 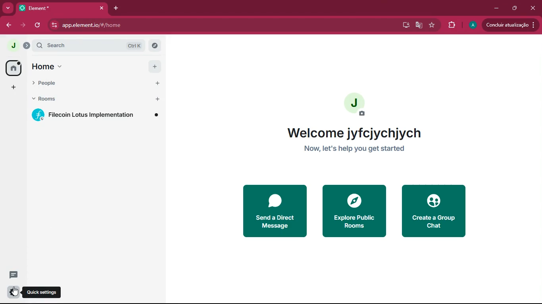 I want to click on Explore Public Rooms, so click(x=353, y=213).